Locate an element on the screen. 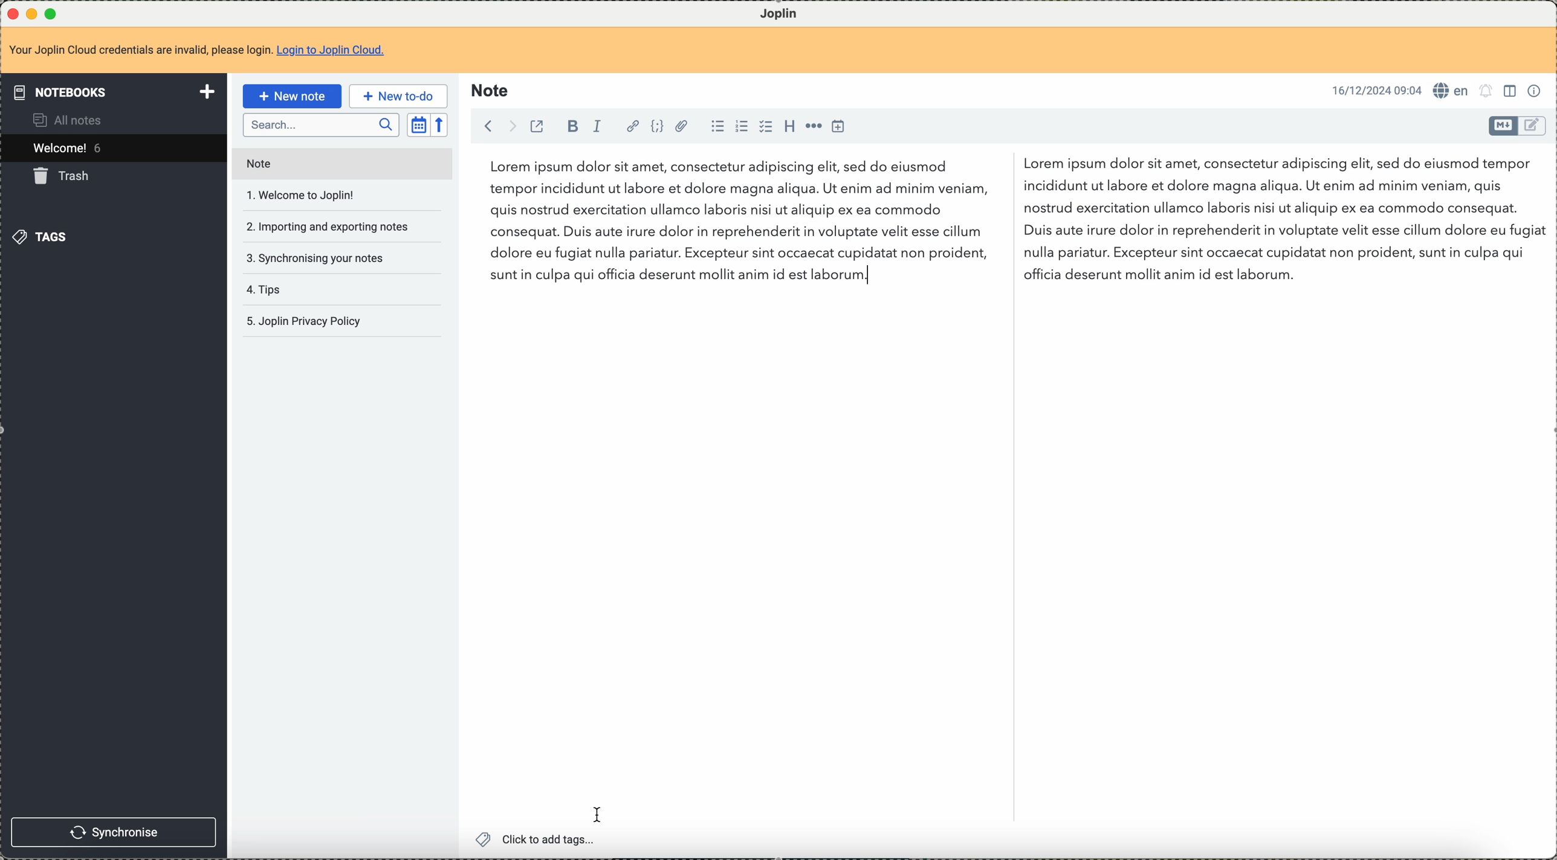 This screenshot has width=1557, height=860. toggle editor is located at coordinates (1533, 127).